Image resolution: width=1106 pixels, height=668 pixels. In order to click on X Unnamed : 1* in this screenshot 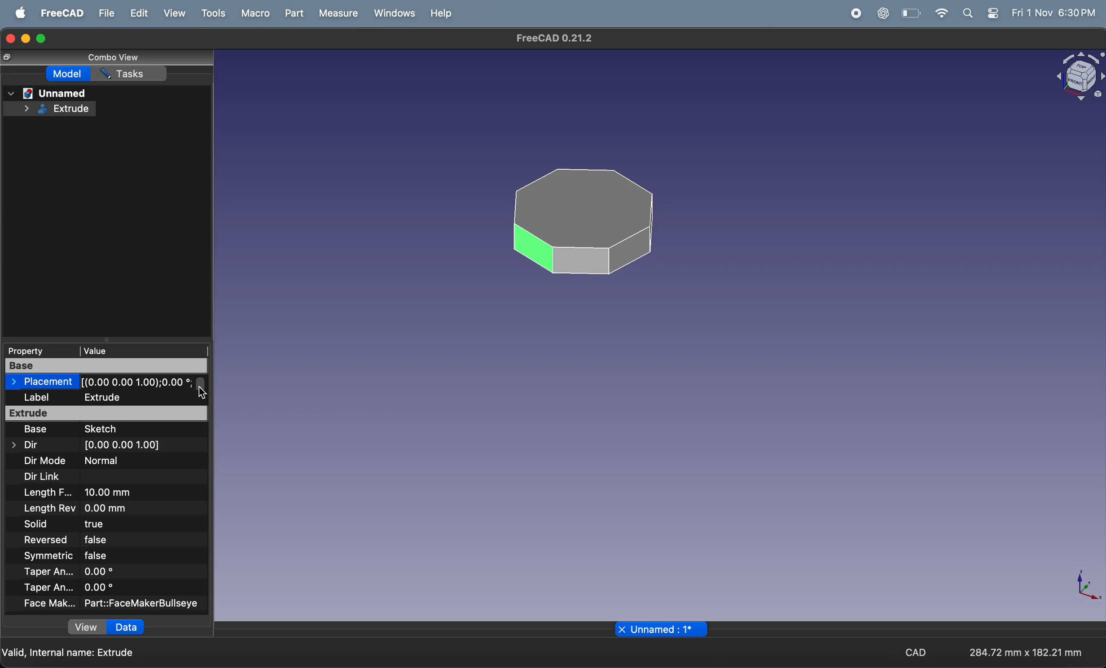, I will do `click(663, 629)`.